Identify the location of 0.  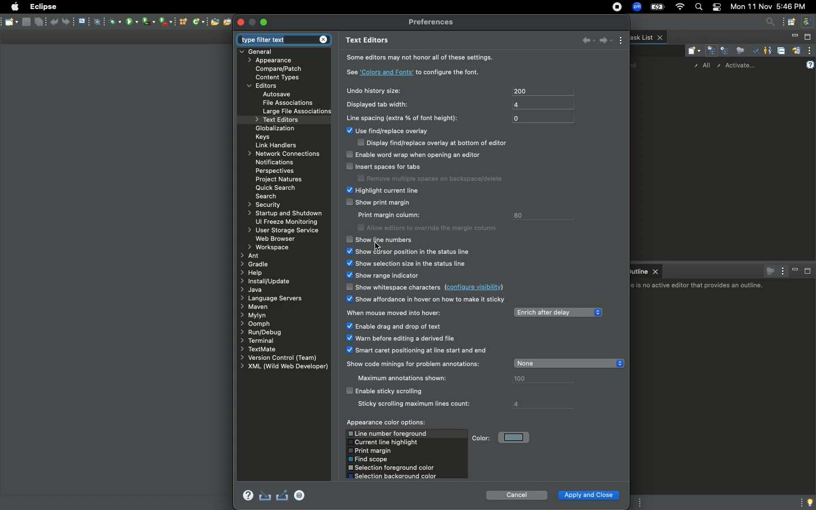
(543, 118).